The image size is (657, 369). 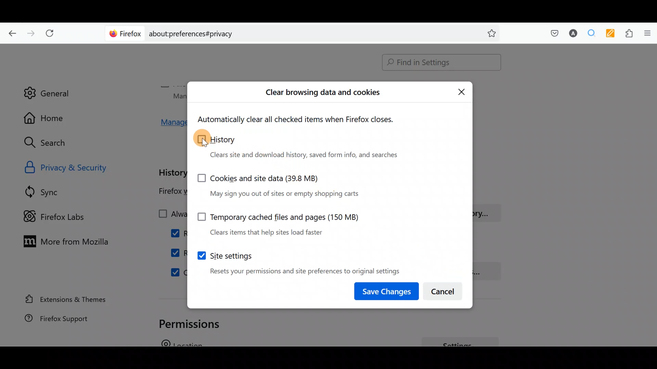 I want to click on Privacy & security, so click(x=83, y=167).